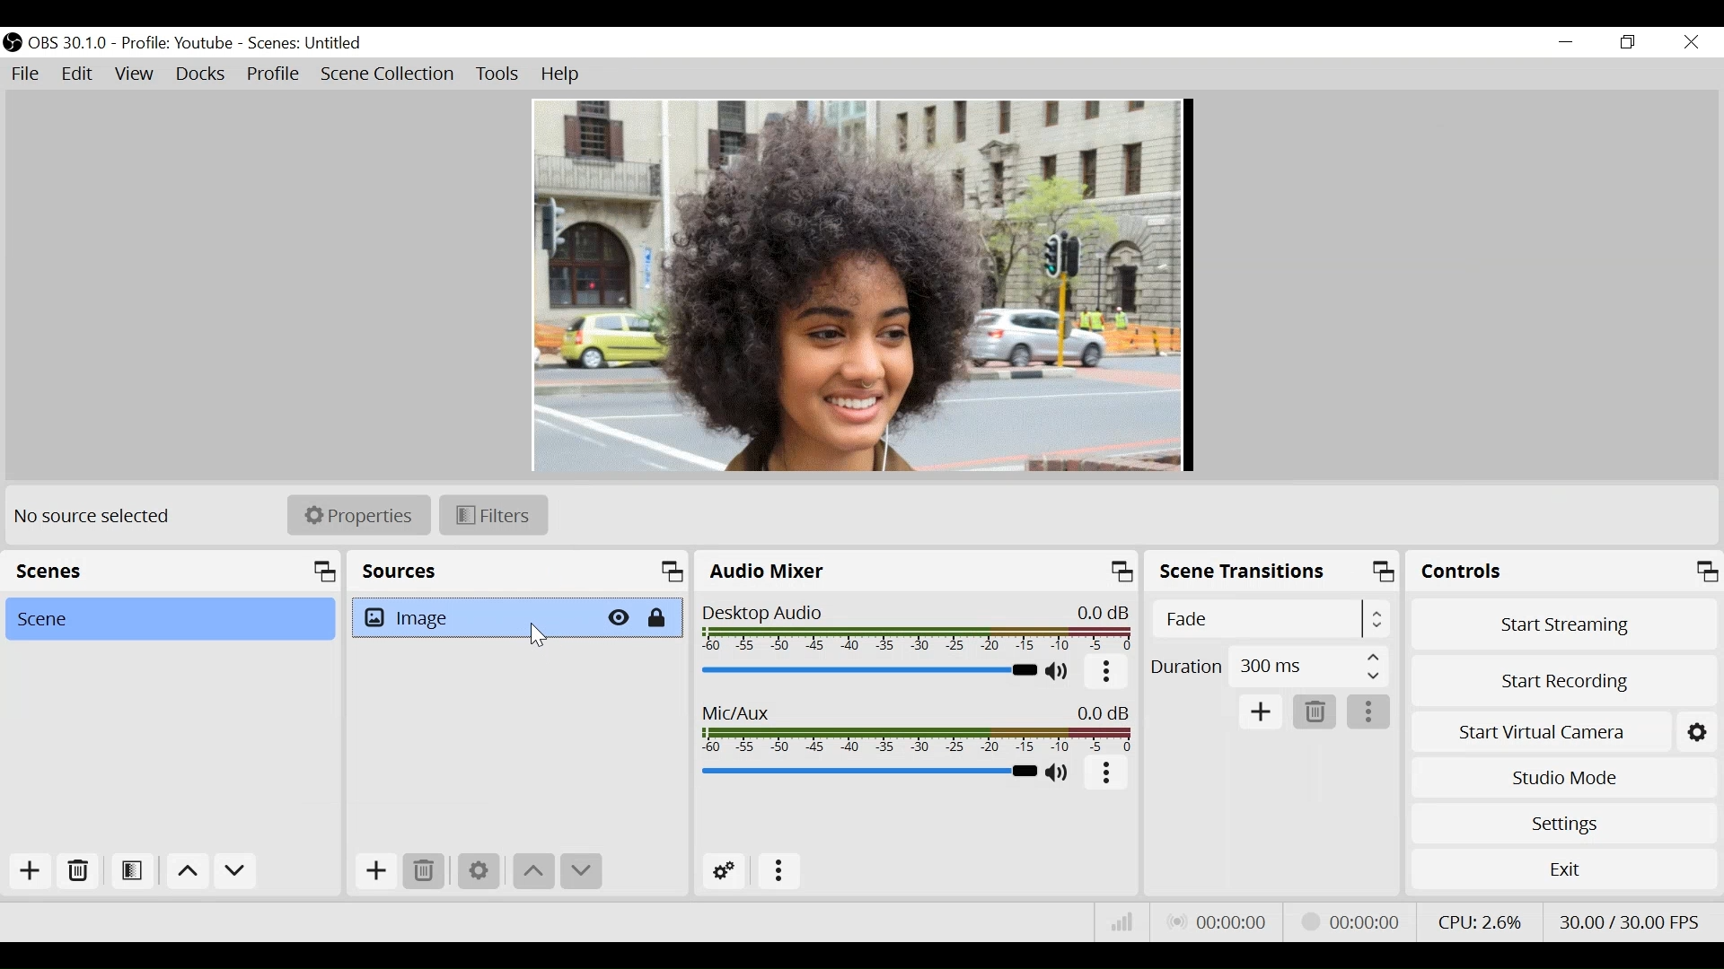 The height and width of the screenshot is (969, 1724). What do you see at coordinates (1563, 625) in the screenshot?
I see `Start Streaming` at bounding box center [1563, 625].